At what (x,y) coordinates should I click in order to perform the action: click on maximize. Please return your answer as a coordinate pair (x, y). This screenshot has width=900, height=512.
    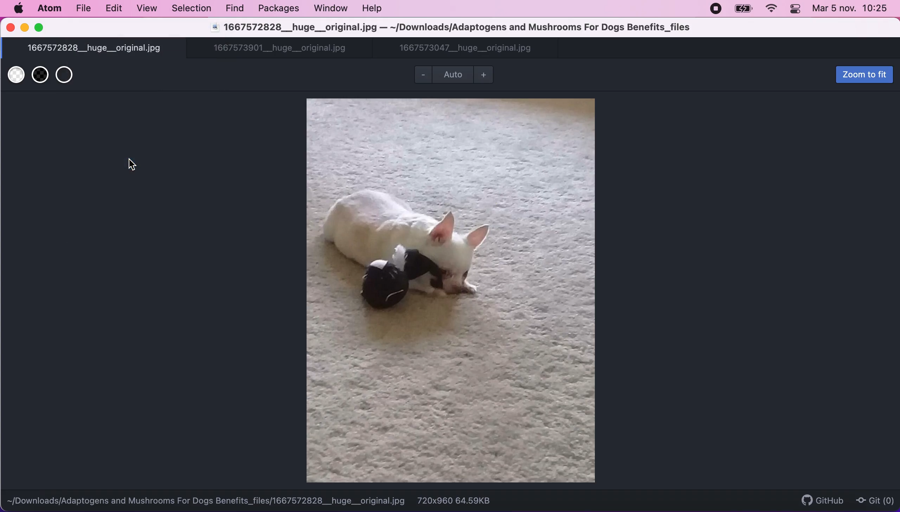
    Looking at the image, I should click on (42, 28).